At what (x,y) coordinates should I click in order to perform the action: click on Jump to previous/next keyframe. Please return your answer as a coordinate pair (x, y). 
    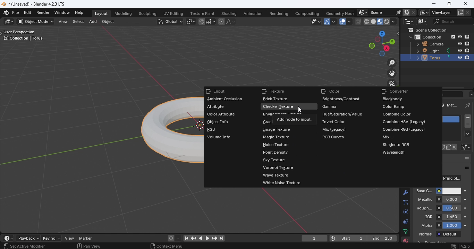
    Looking at the image, I should click on (214, 239).